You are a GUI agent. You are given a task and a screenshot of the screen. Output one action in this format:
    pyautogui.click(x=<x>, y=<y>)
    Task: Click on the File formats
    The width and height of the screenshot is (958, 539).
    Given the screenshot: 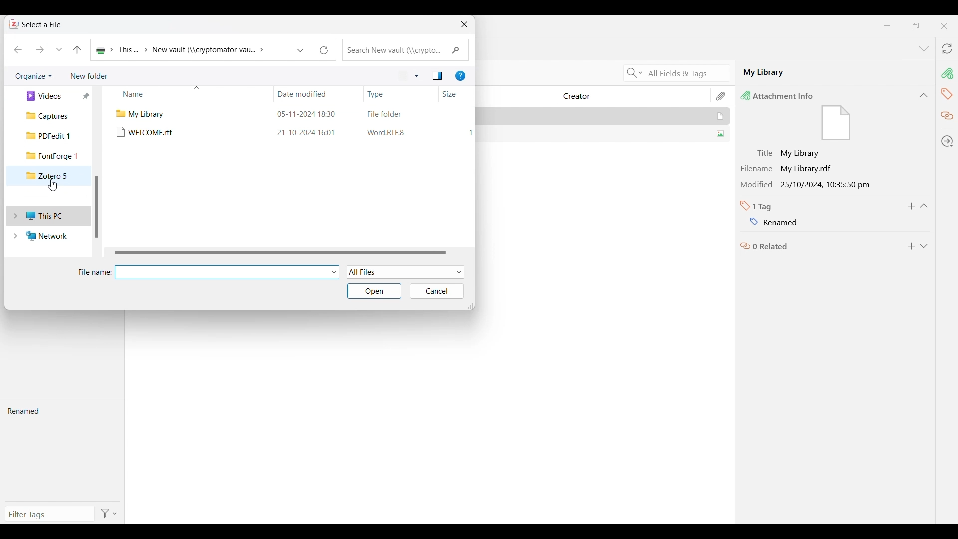 What is the action you would take?
    pyautogui.click(x=405, y=272)
    